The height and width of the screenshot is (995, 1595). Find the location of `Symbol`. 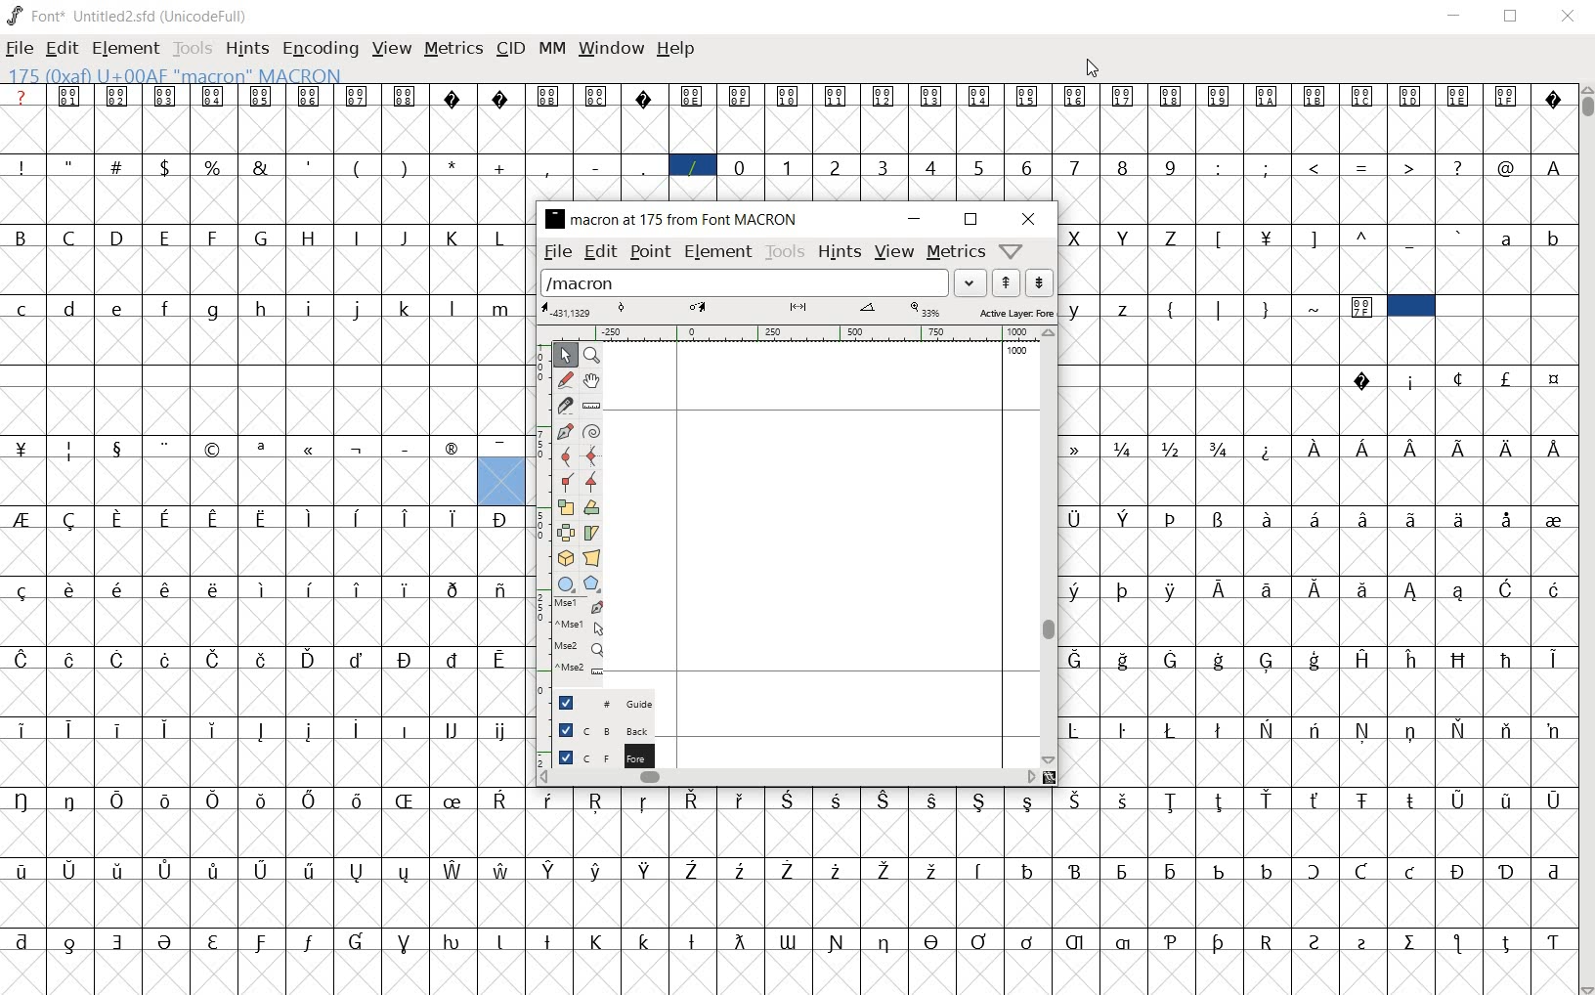

Symbol is located at coordinates (501, 520).